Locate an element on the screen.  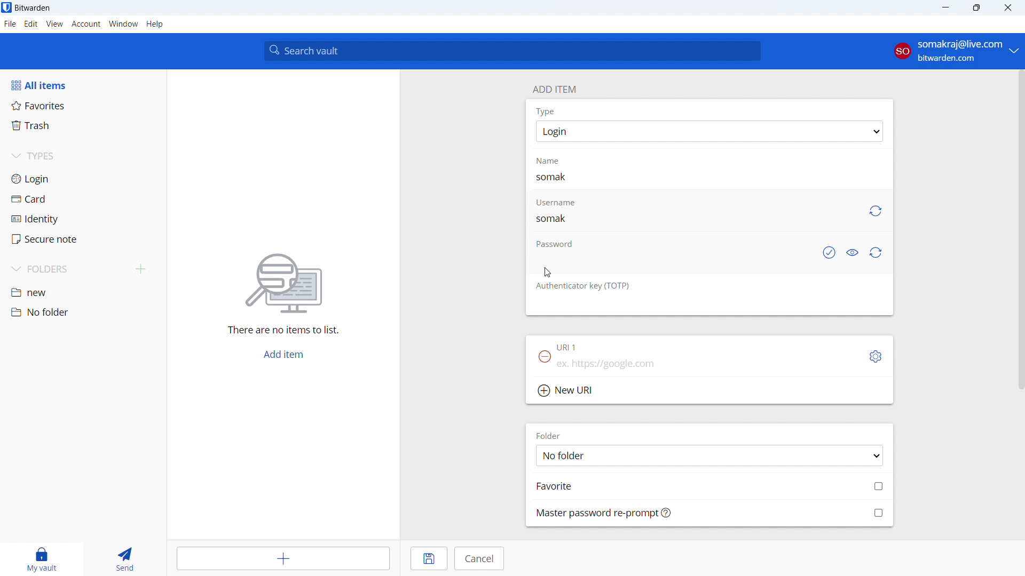
add url is located at coordinates (709, 366).